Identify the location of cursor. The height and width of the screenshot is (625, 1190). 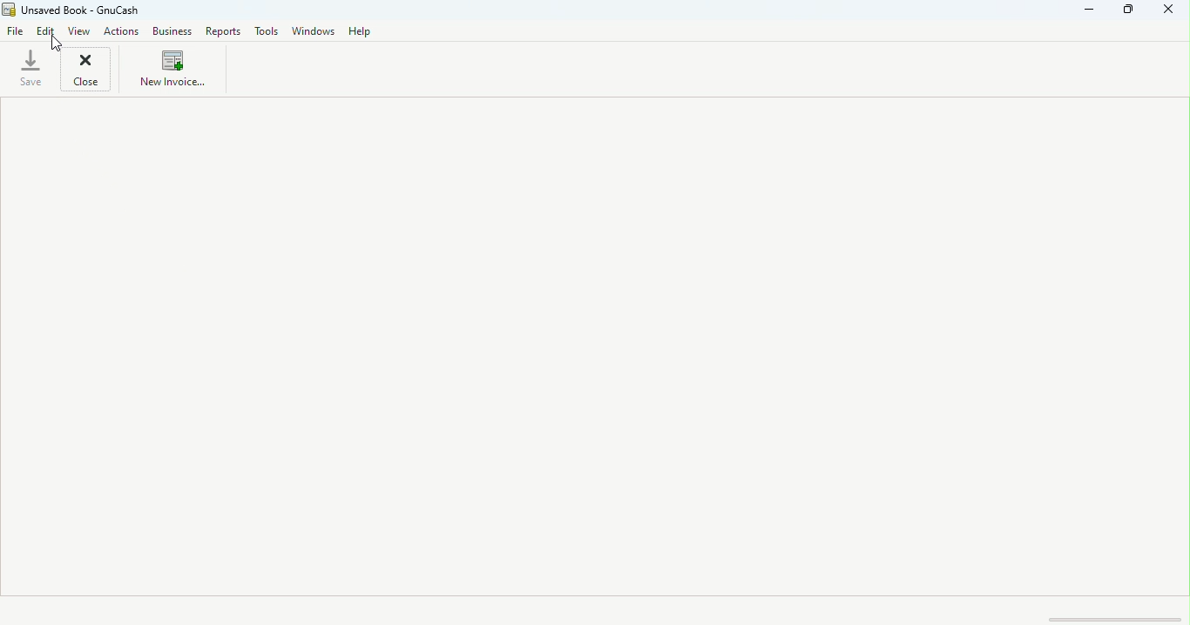
(55, 46).